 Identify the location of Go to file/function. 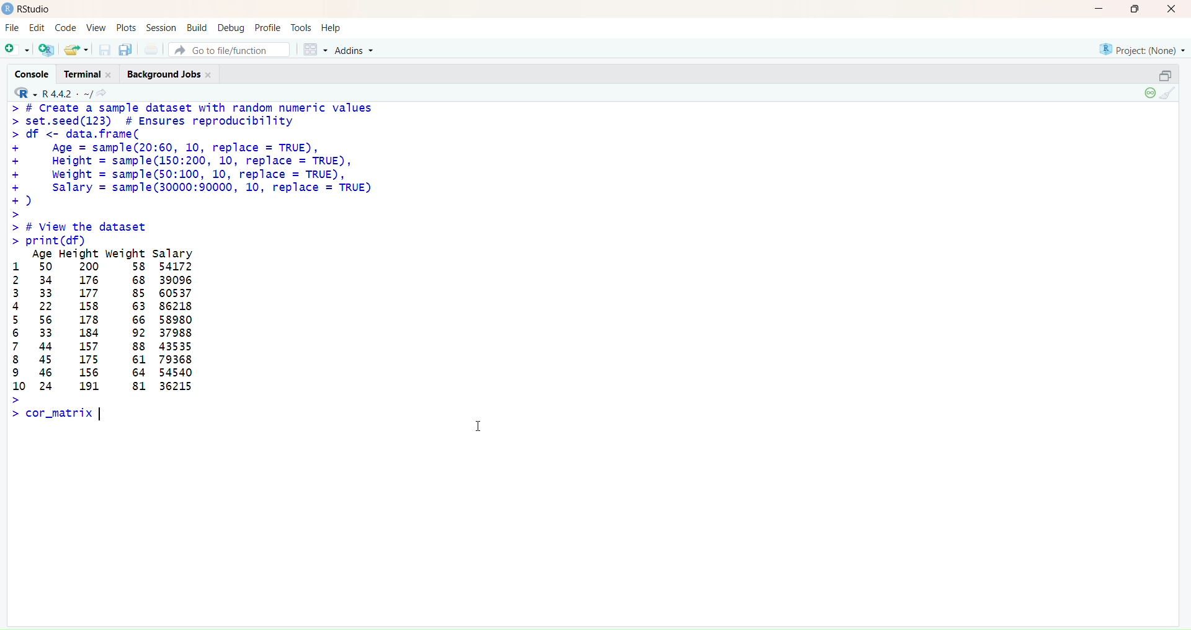
(228, 50).